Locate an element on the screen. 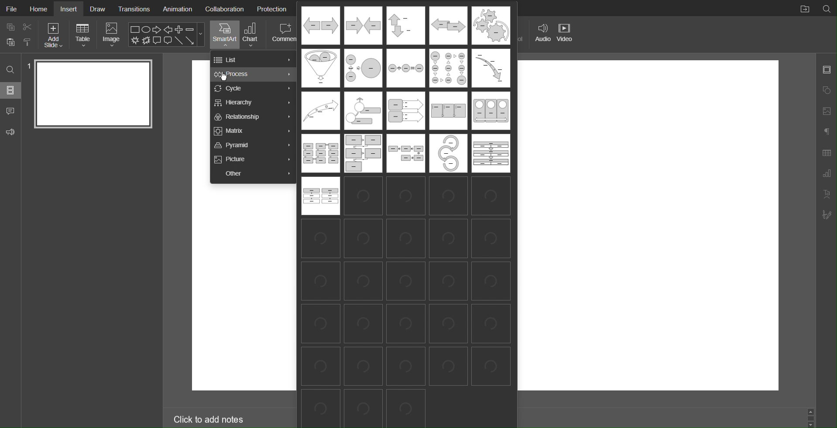 This screenshot has height=428, width=837. Process is located at coordinates (253, 75).